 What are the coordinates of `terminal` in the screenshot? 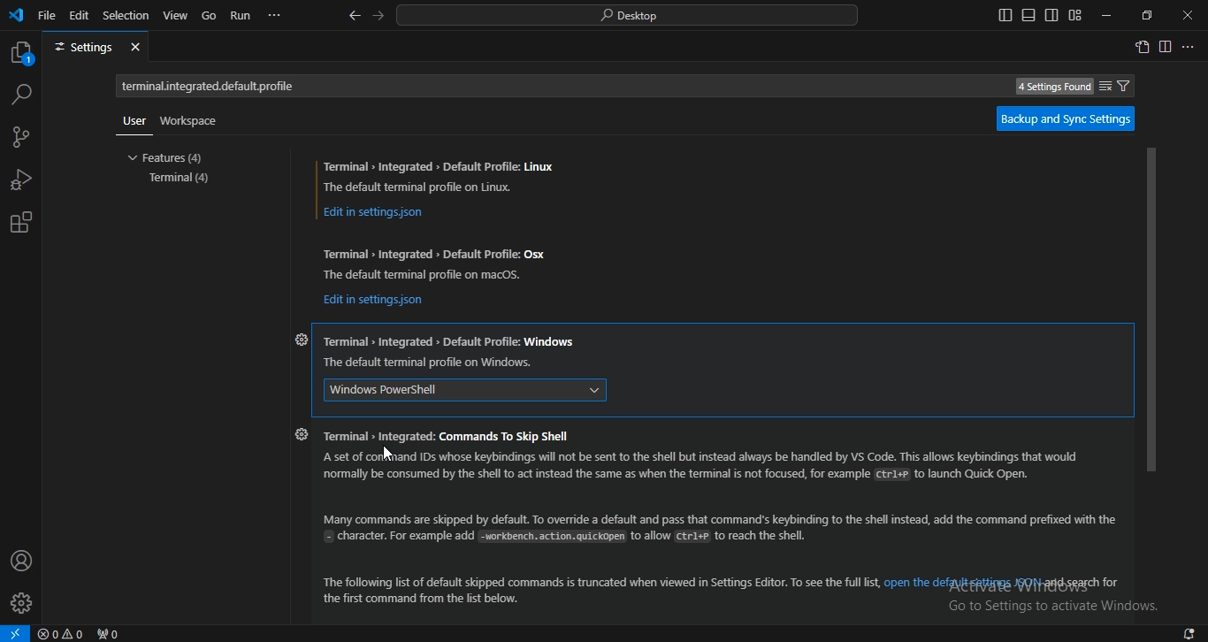 It's located at (183, 178).